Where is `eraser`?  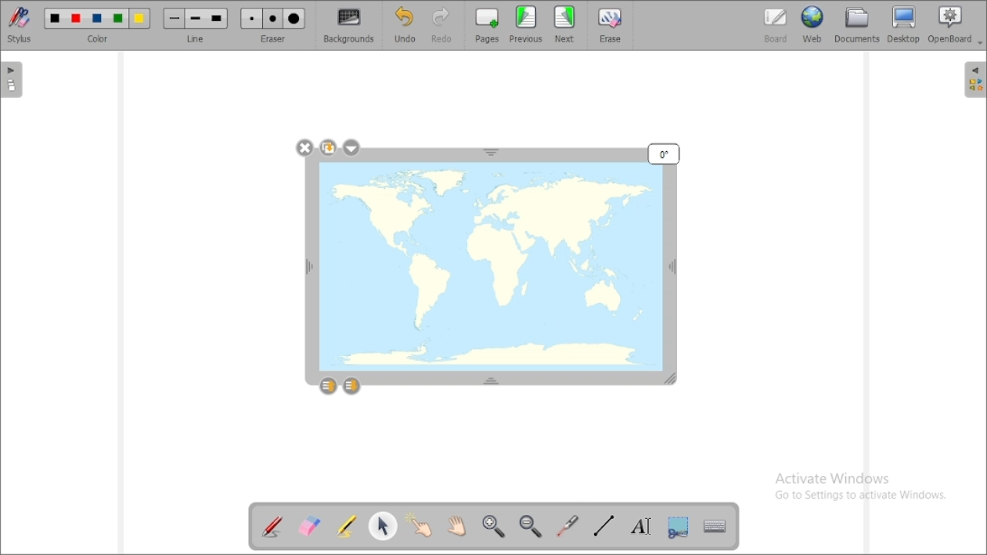
eraser is located at coordinates (273, 25).